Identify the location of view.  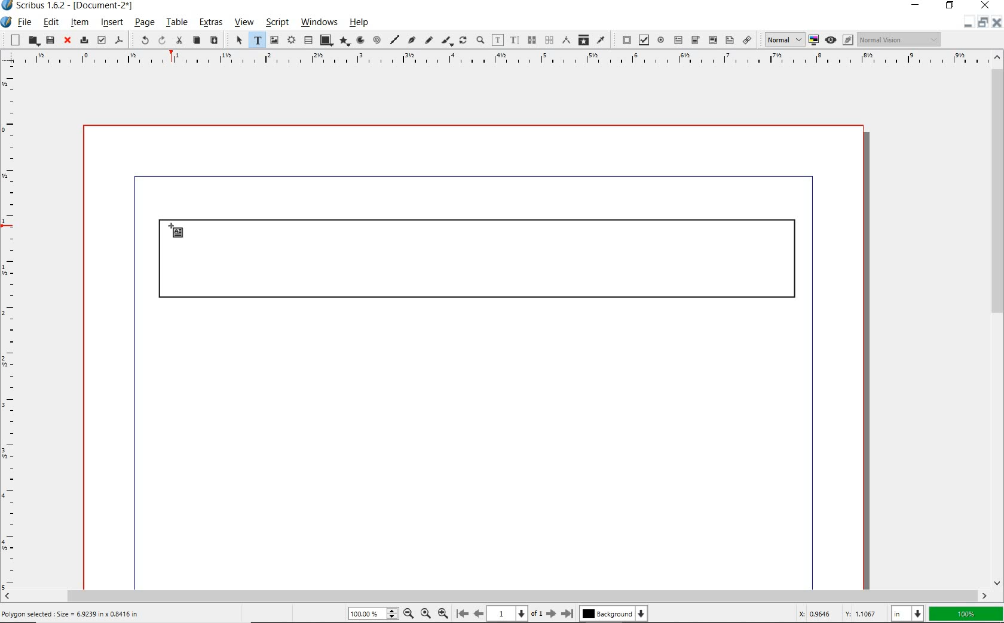
(245, 23).